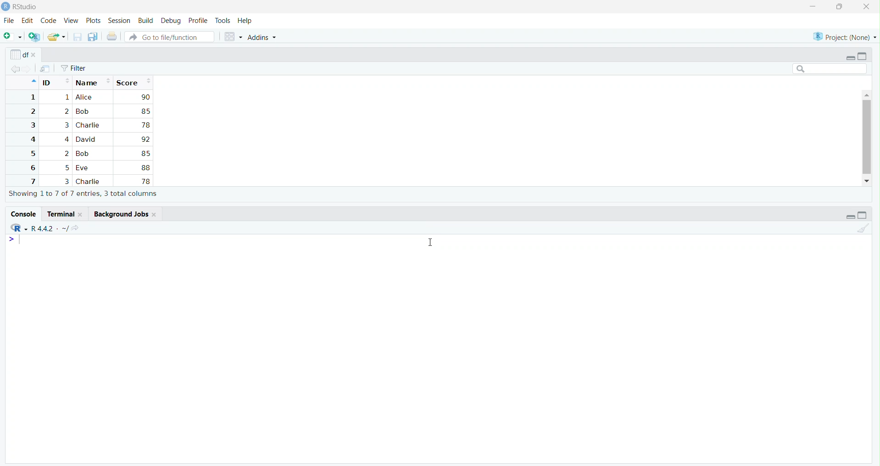 This screenshot has width=880, height=466. What do you see at coordinates (145, 153) in the screenshot?
I see `85` at bounding box center [145, 153].